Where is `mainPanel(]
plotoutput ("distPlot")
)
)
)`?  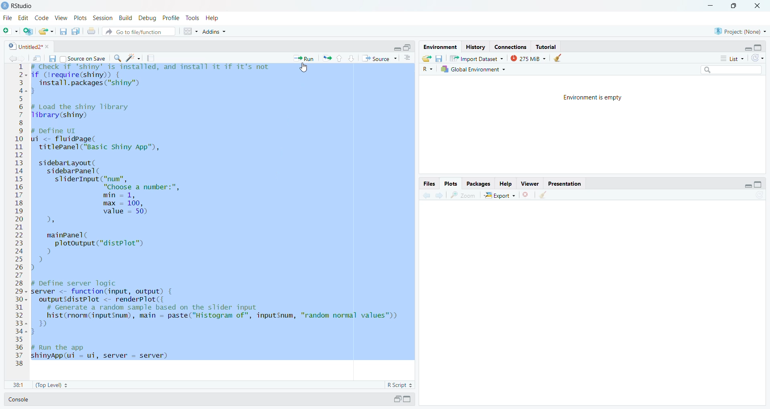
mainPanel(]
plotoutput ("distPlot")
)
)
) is located at coordinates (98, 252).